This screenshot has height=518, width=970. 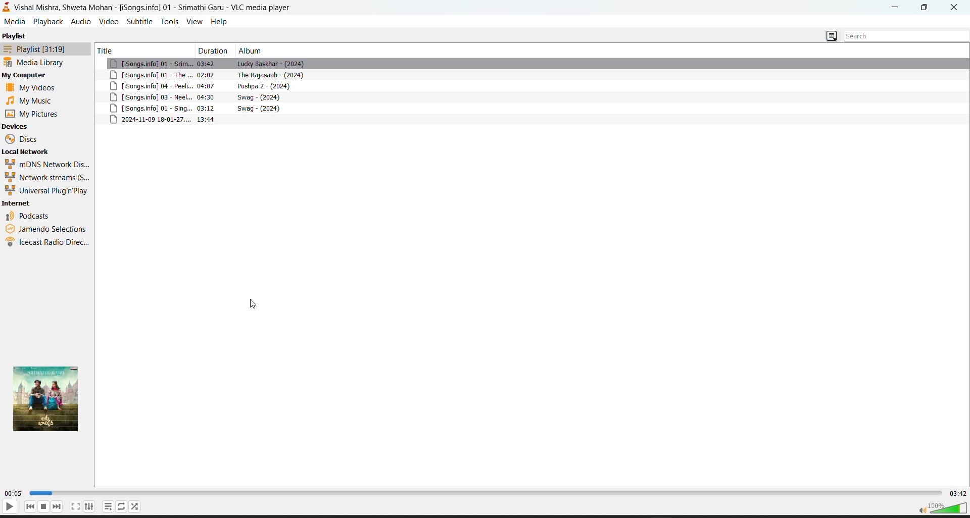 I want to click on thumbnail, so click(x=46, y=399).